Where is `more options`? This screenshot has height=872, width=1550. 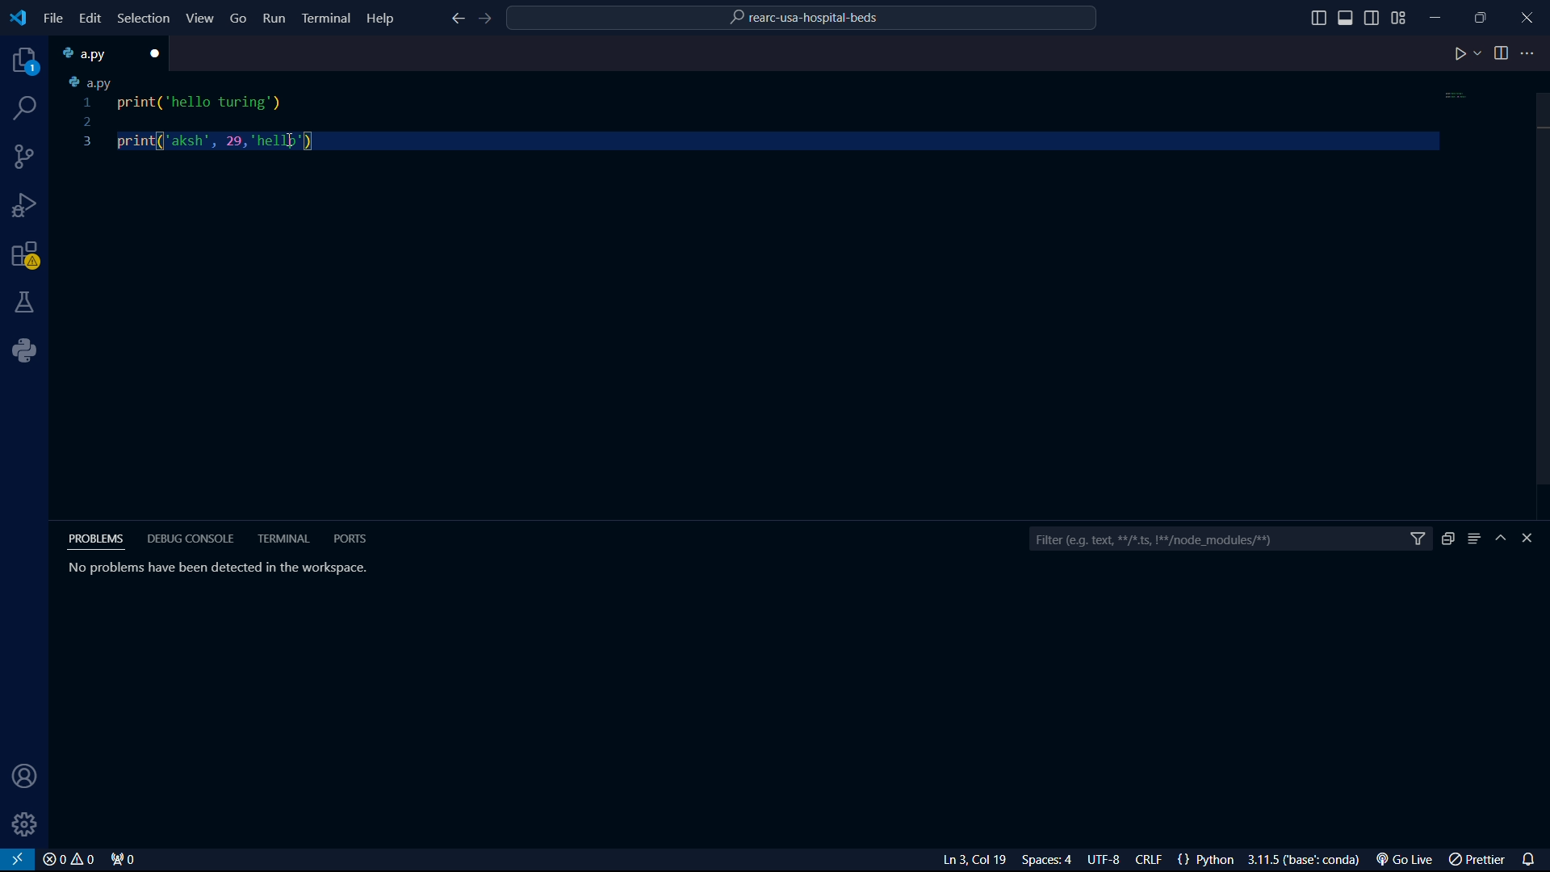
more options is located at coordinates (1530, 53).